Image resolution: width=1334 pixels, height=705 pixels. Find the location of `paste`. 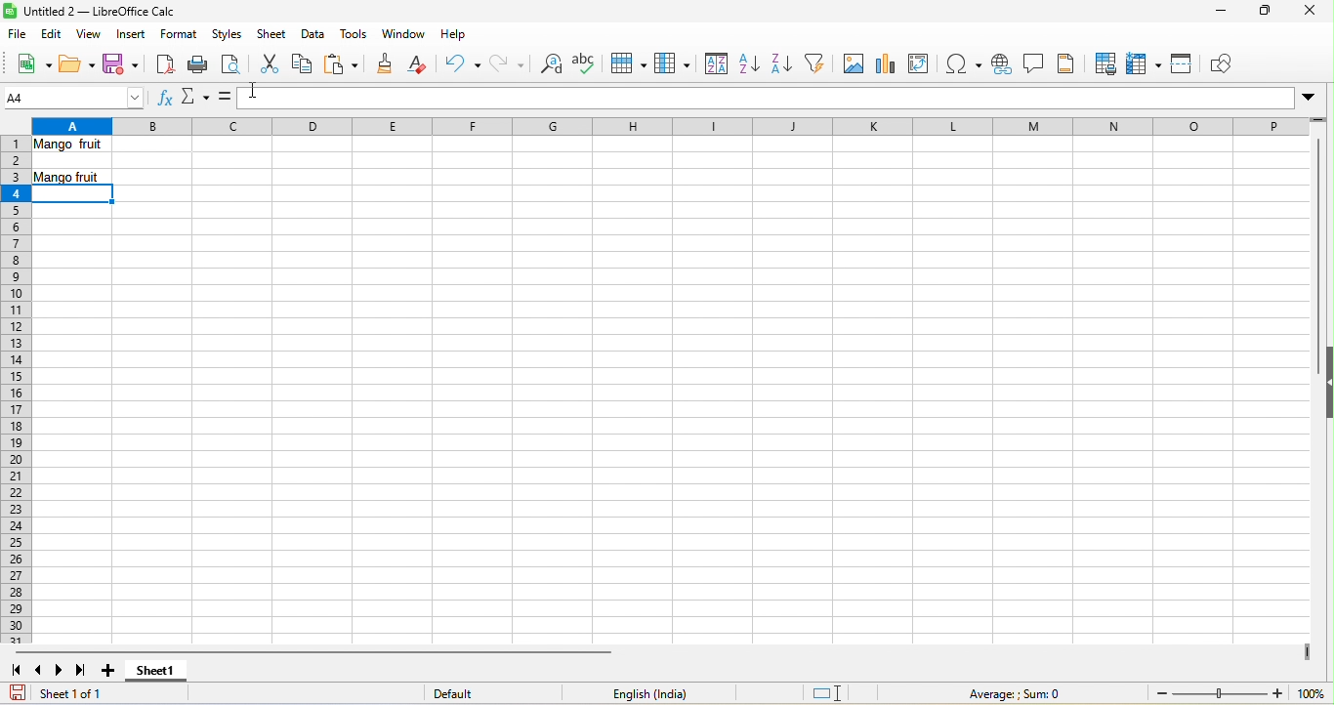

paste is located at coordinates (342, 65).